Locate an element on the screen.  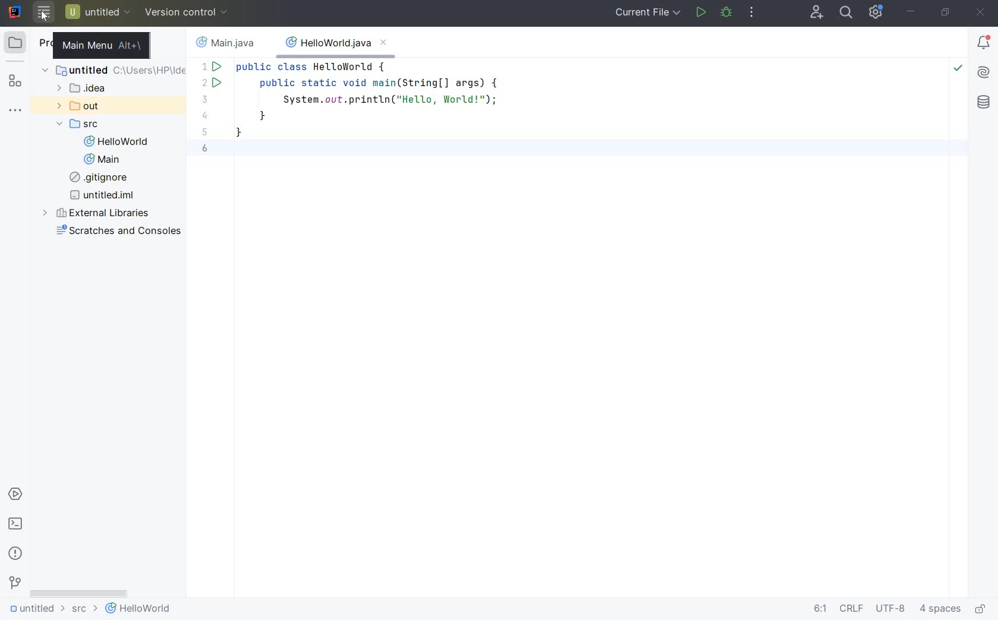
external libraries is located at coordinates (100, 213).